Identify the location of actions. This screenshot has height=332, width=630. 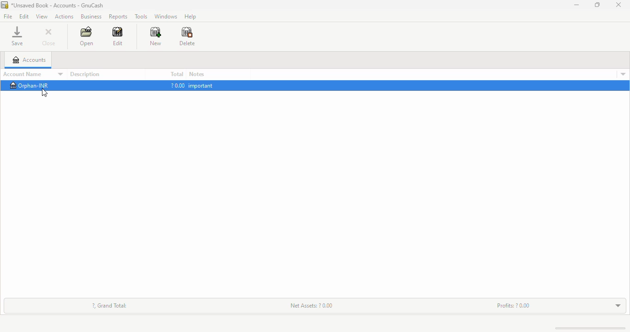
(65, 17).